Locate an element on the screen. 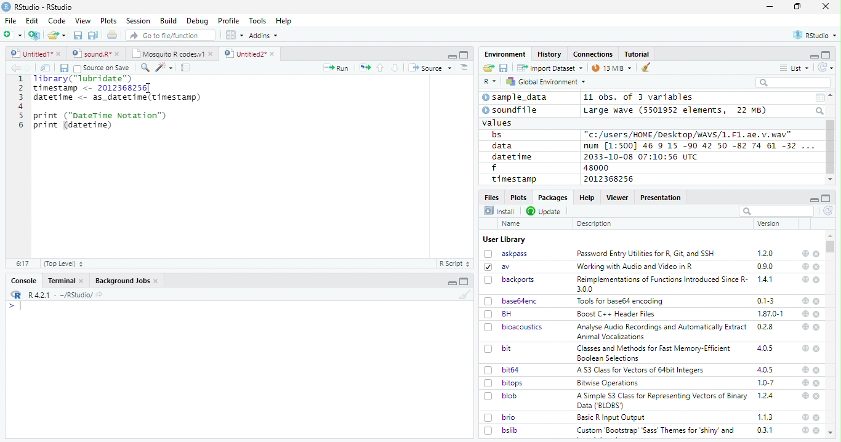 The height and width of the screenshot is (442, 841). Mosquito R codes.v1 is located at coordinates (172, 54).